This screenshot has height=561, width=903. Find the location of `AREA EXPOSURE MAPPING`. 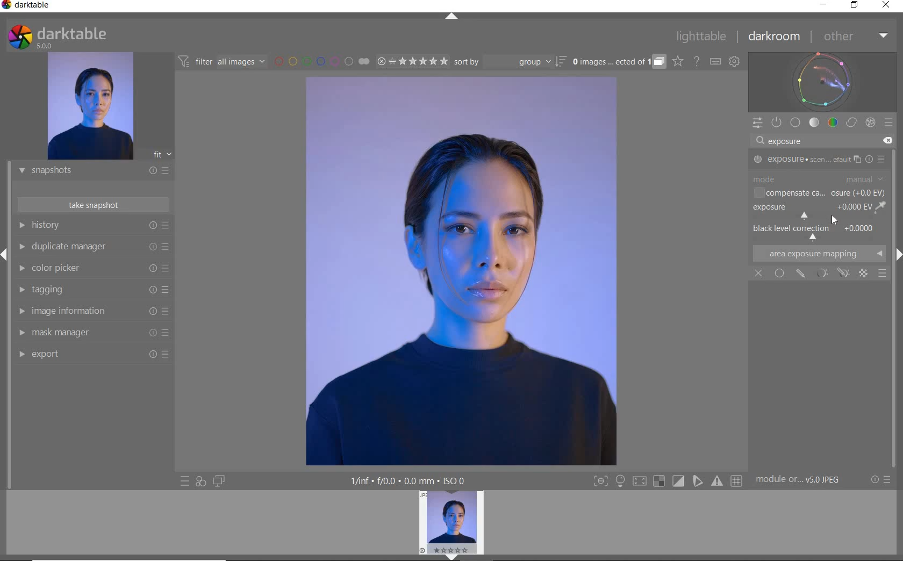

AREA EXPOSURE MAPPING is located at coordinates (818, 253).